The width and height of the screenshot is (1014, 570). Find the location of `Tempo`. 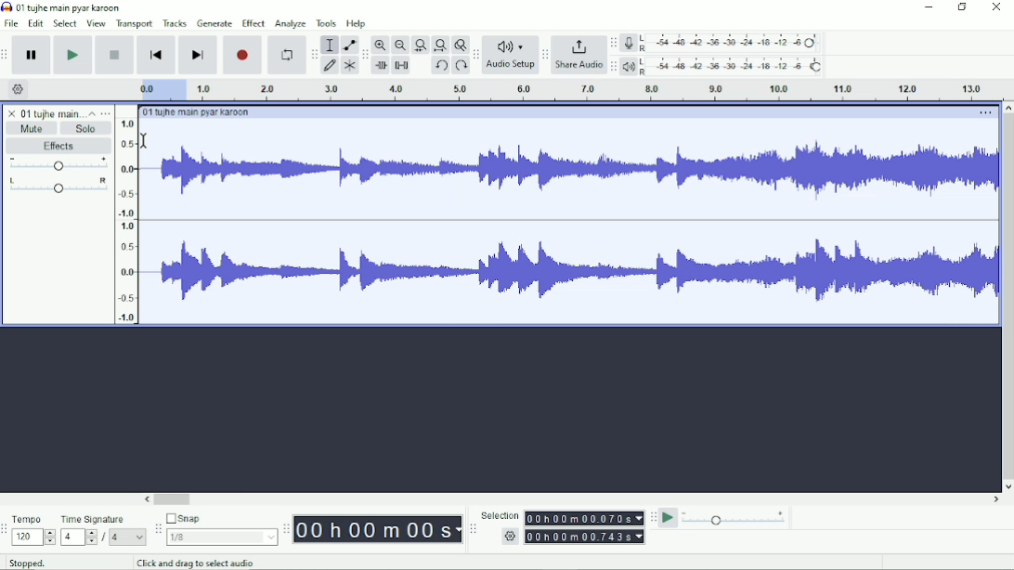

Tempo is located at coordinates (33, 519).